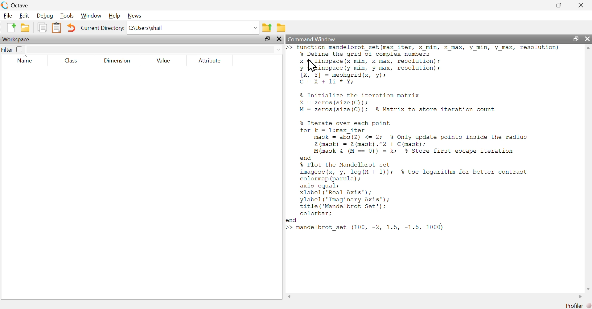 The height and width of the screenshot is (309, 592). I want to click on Scrollbar up, so click(588, 49).